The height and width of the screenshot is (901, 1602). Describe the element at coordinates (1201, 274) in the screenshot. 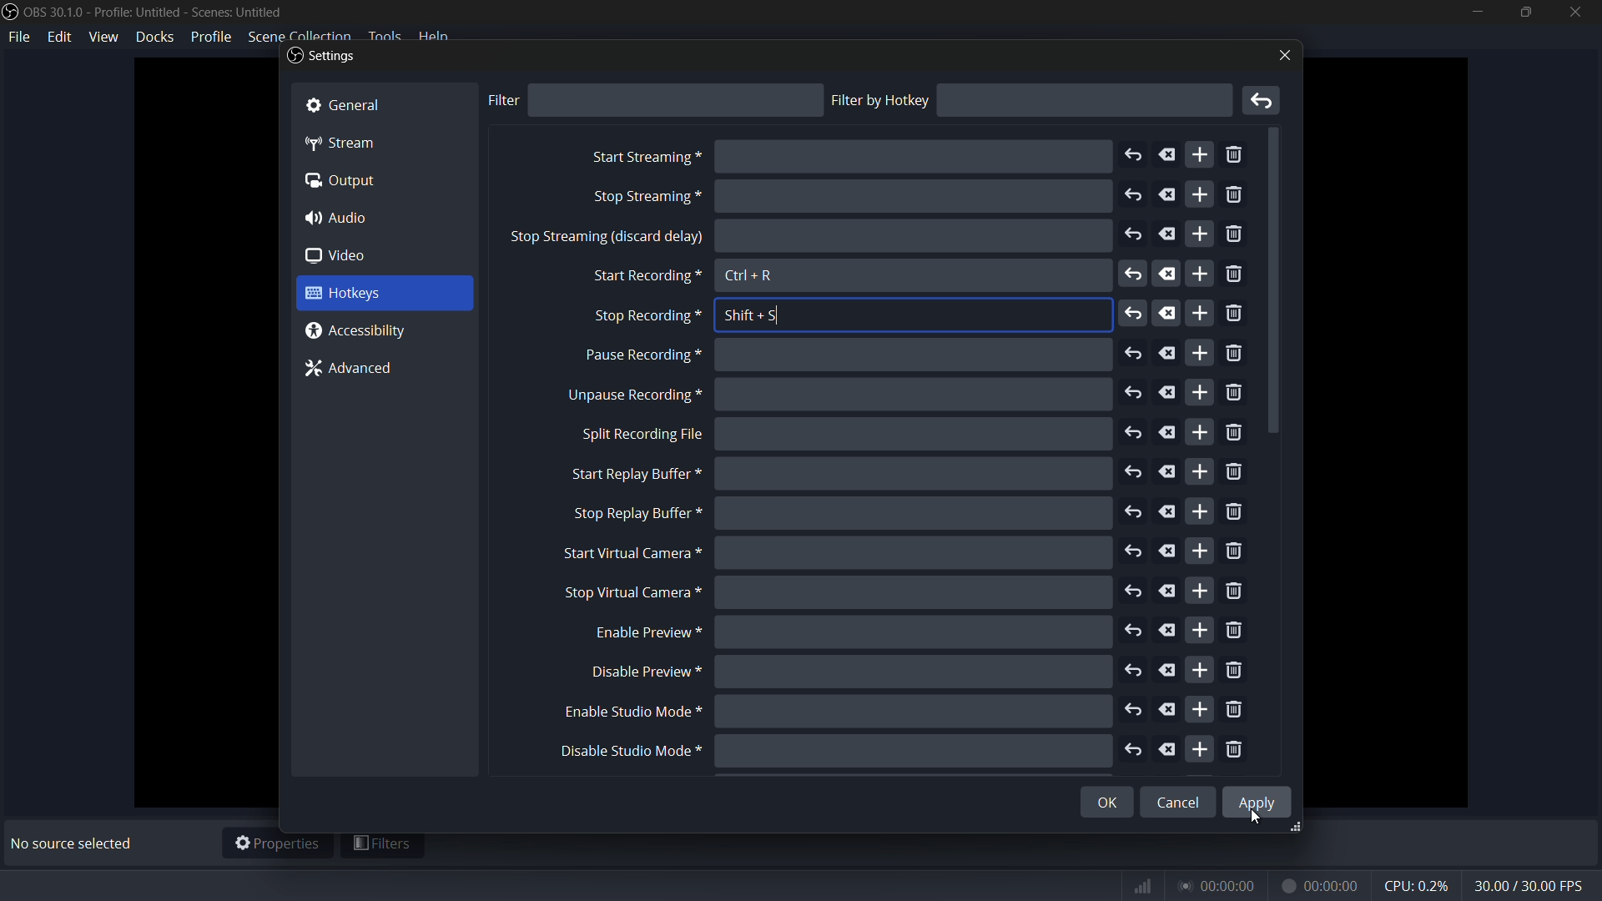

I see `add more` at that location.